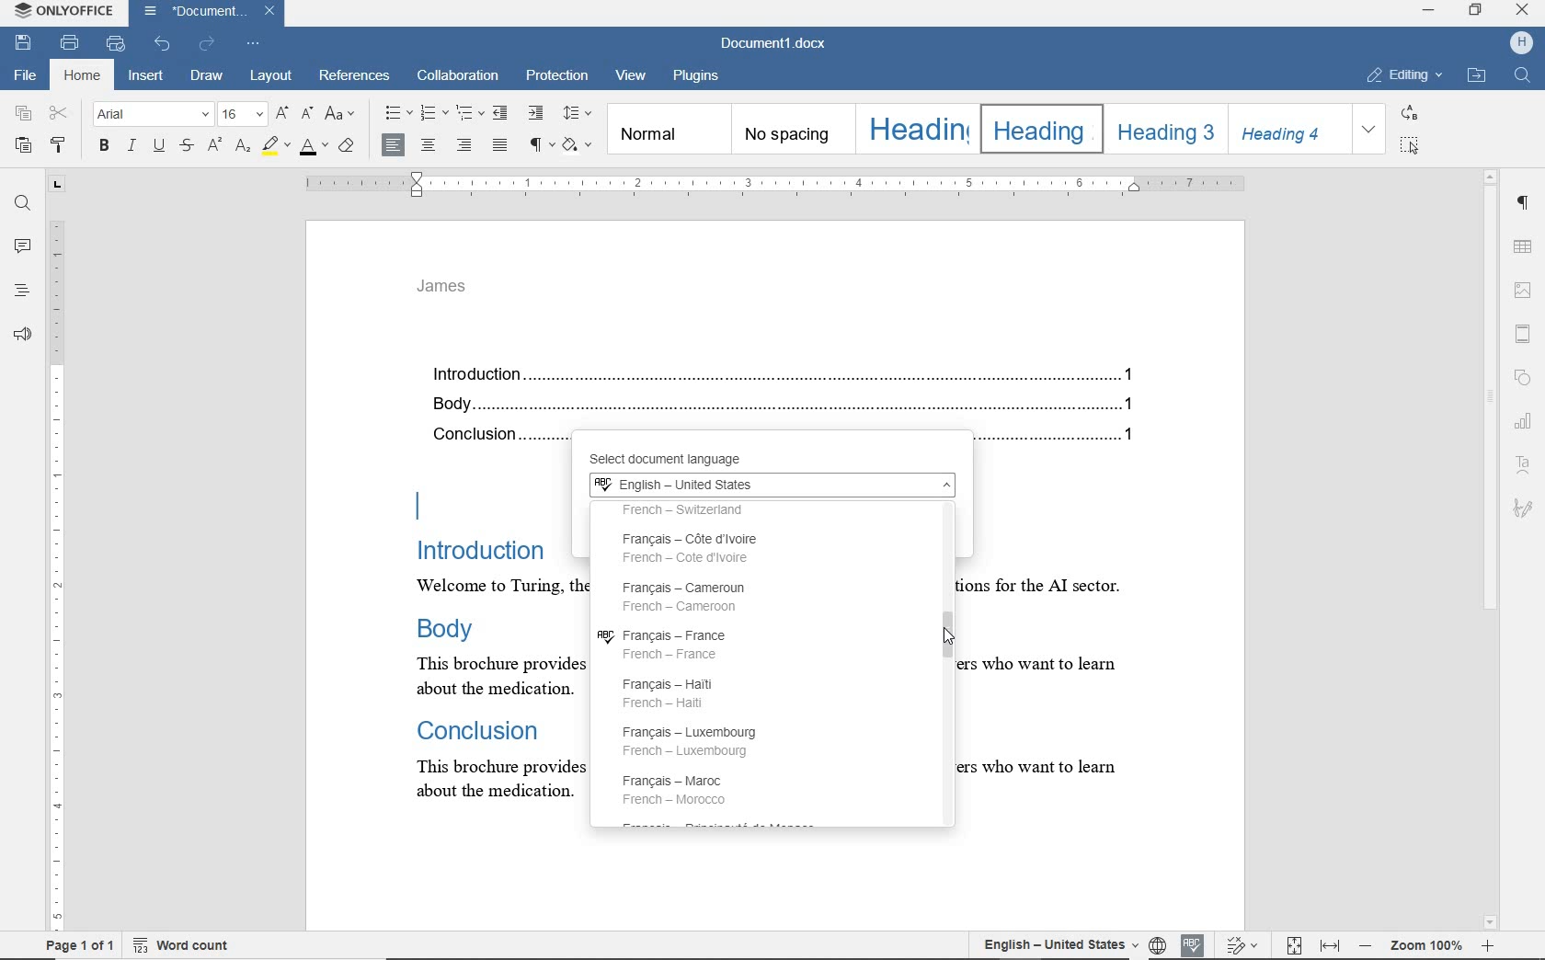  Describe the element at coordinates (253, 42) in the screenshot. I see `customize quick access toolbar` at that location.